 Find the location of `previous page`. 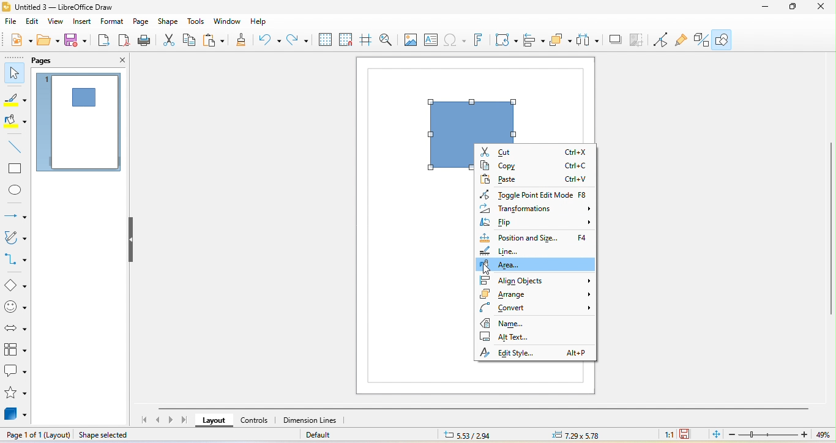

previous page is located at coordinates (157, 420).